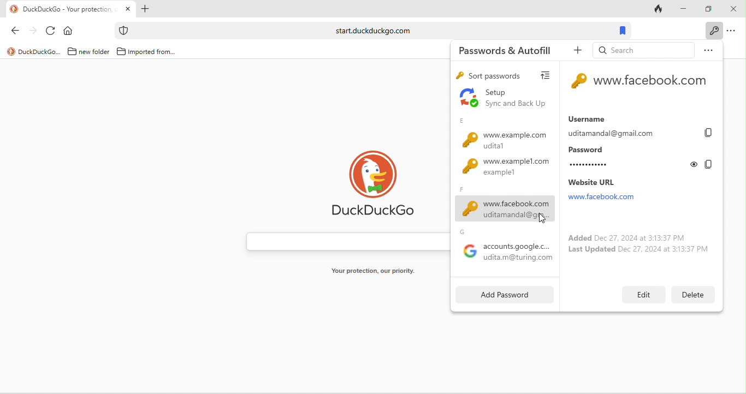  What do you see at coordinates (659, 11) in the screenshot?
I see `track tab` at bounding box center [659, 11].